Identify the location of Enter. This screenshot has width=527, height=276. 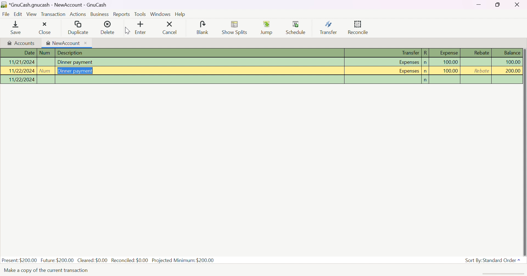
(141, 28).